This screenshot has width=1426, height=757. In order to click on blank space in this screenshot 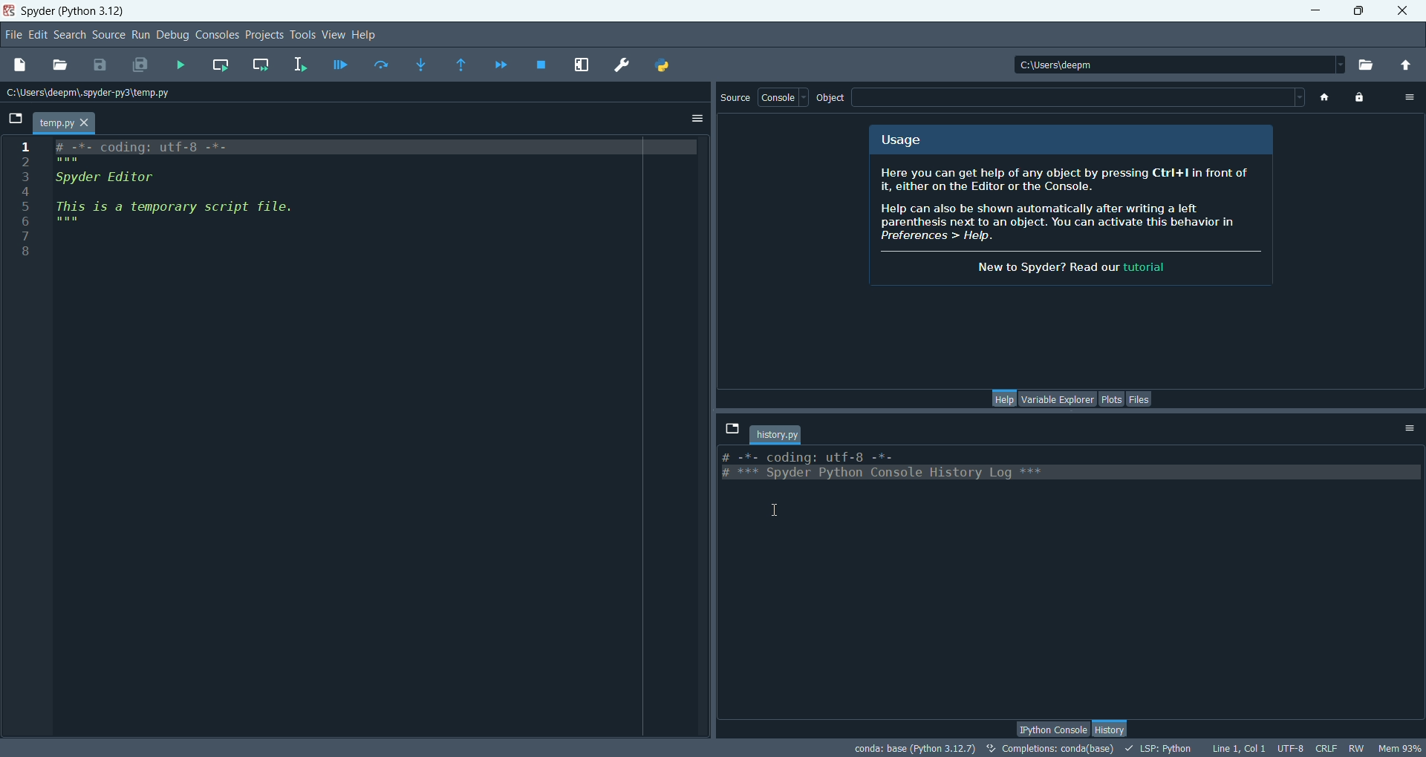, I will do `click(1084, 98)`.